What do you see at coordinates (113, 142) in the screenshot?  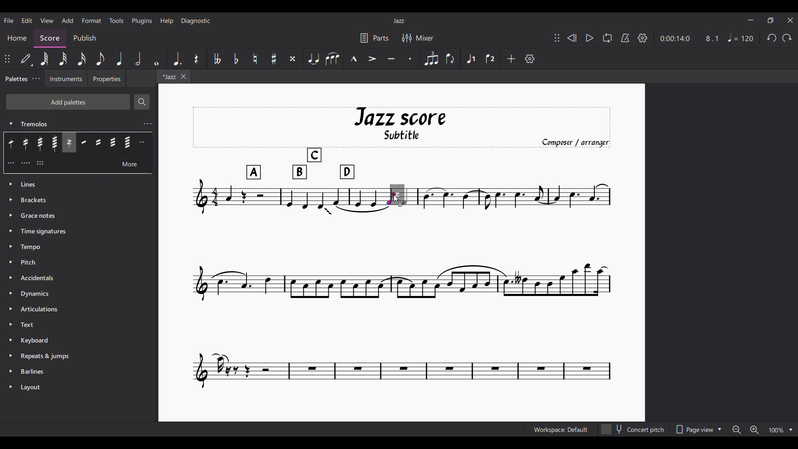 I see `32nd between notes` at bounding box center [113, 142].